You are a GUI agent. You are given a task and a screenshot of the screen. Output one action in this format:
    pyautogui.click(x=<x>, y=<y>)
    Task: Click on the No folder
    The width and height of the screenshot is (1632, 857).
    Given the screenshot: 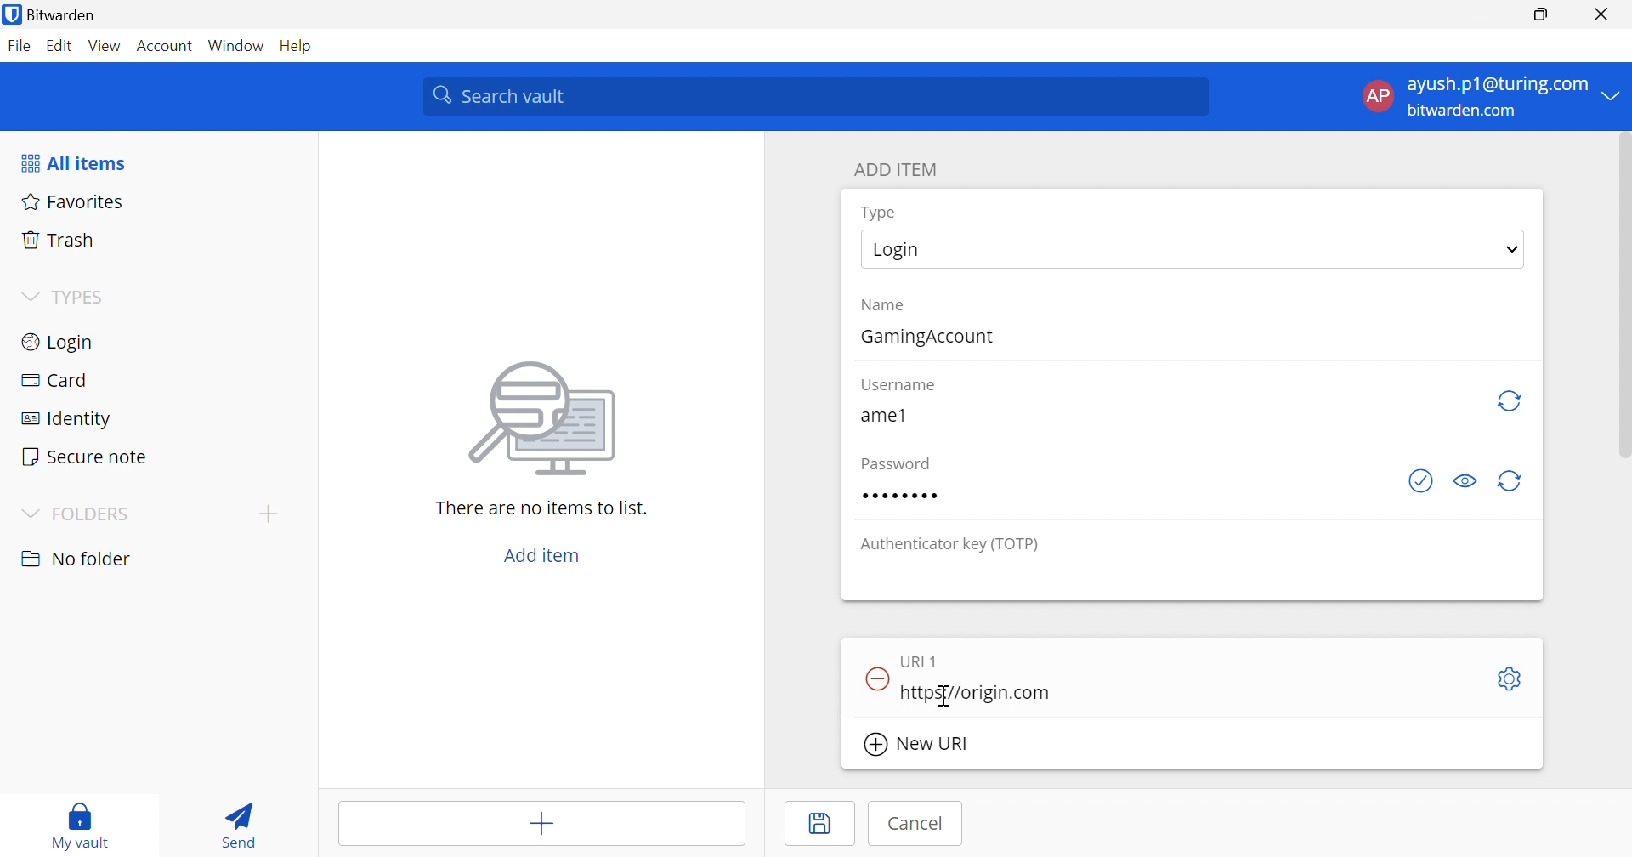 What is the action you would take?
    pyautogui.click(x=79, y=559)
    